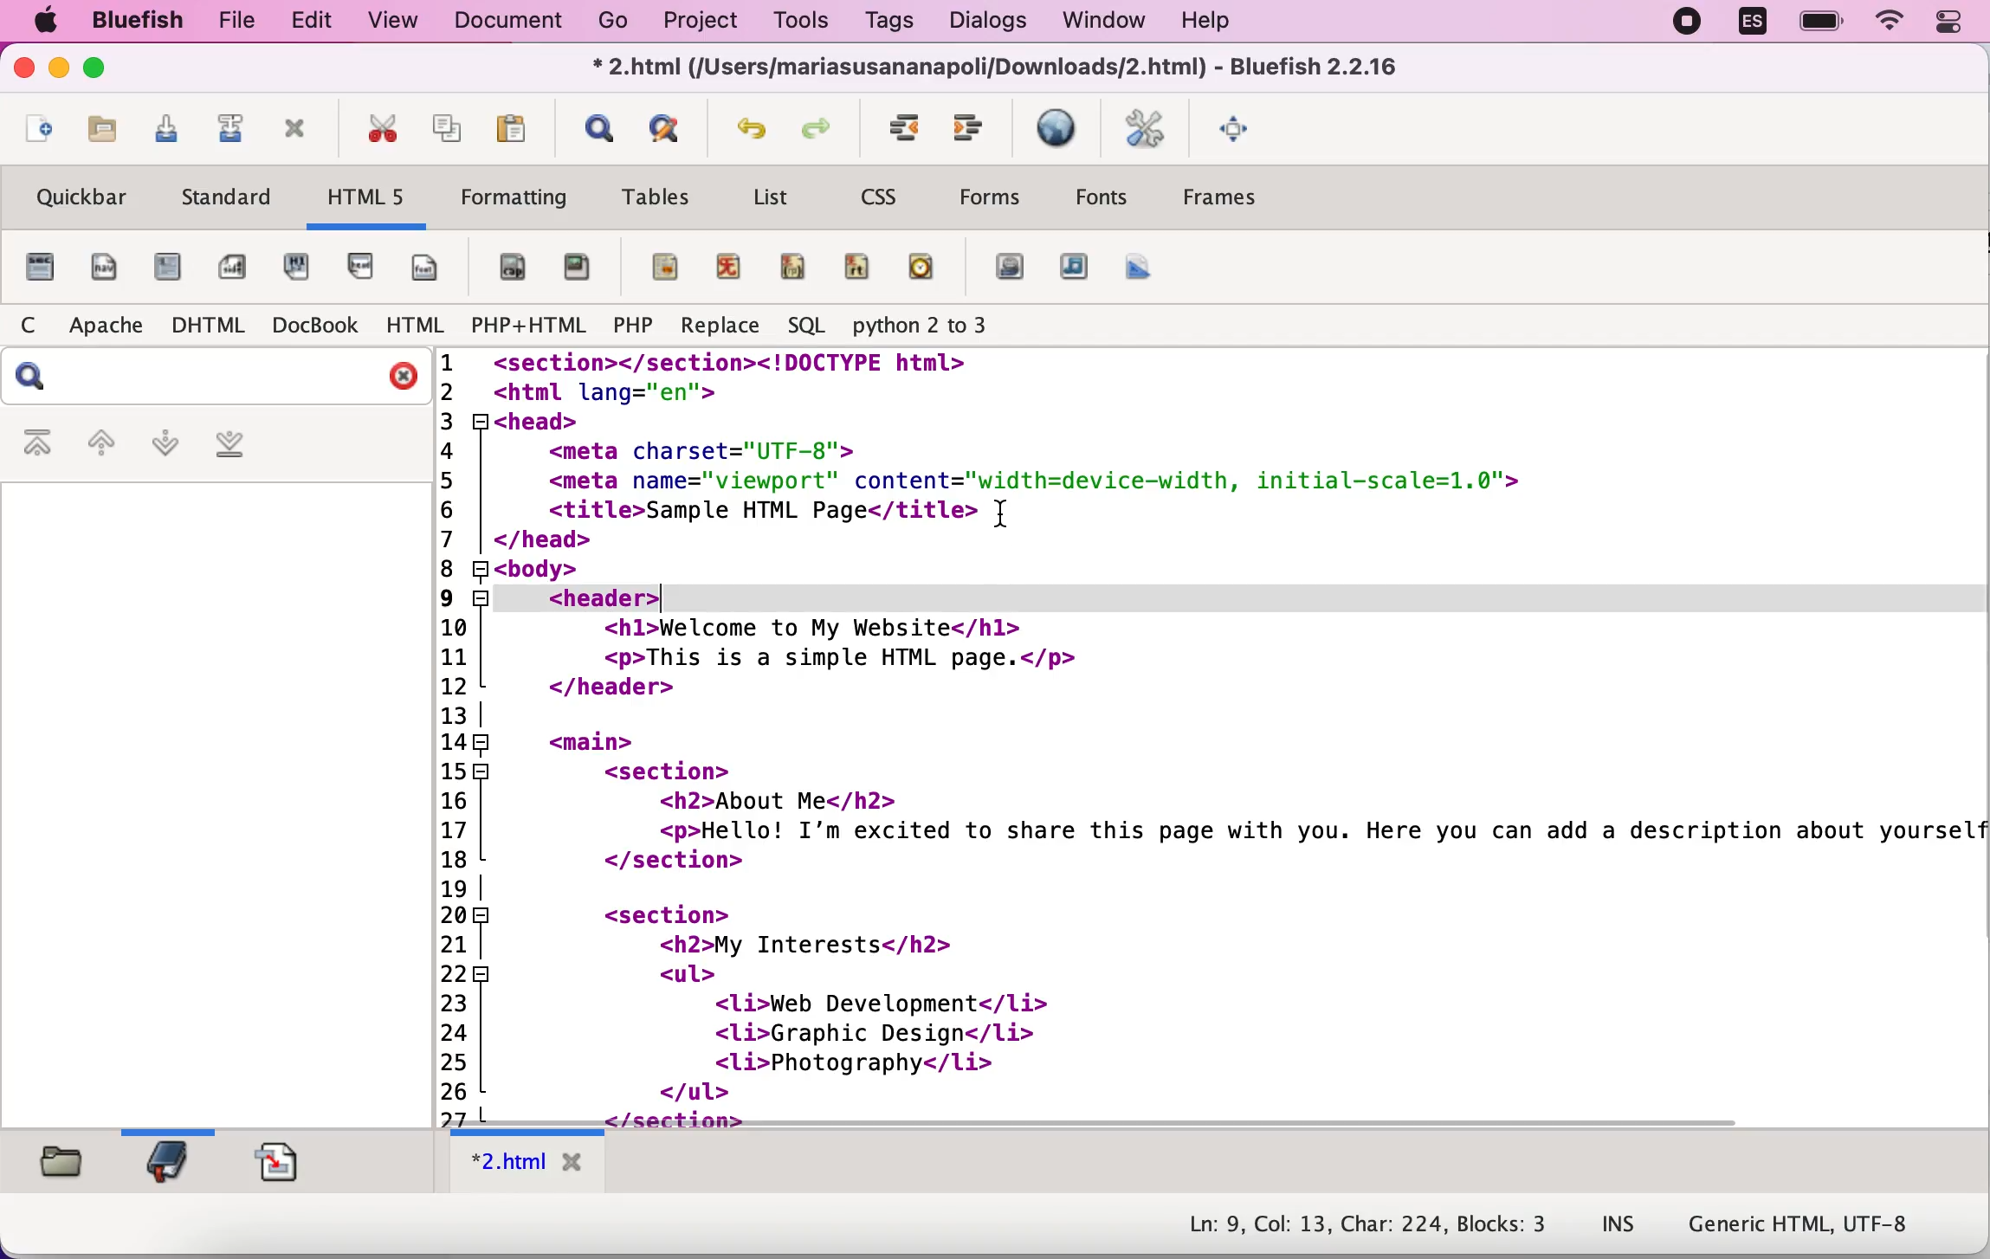 This screenshot has width=1990, height=1259. I want to click on paste, so click(511, 127).